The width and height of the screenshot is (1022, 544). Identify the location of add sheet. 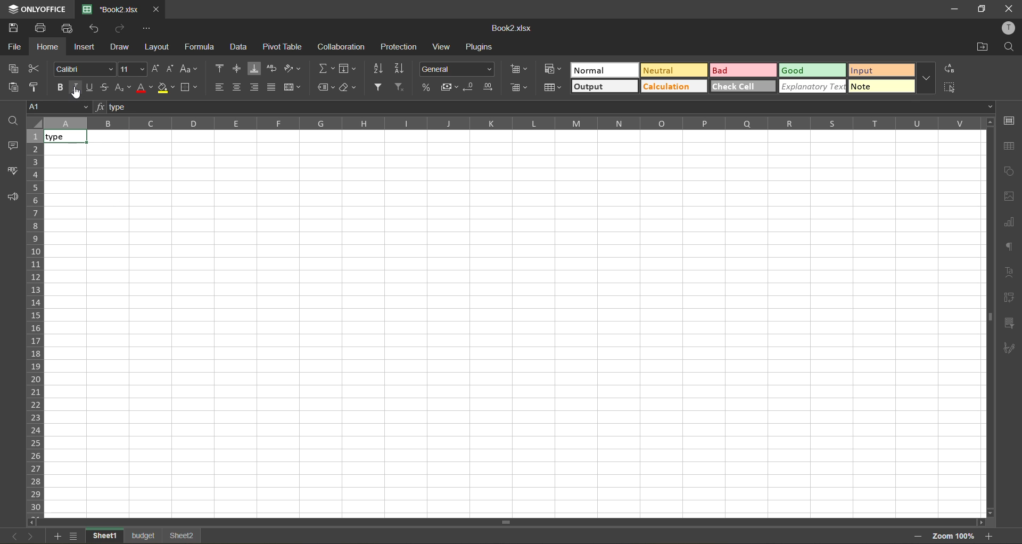
(57, 537).